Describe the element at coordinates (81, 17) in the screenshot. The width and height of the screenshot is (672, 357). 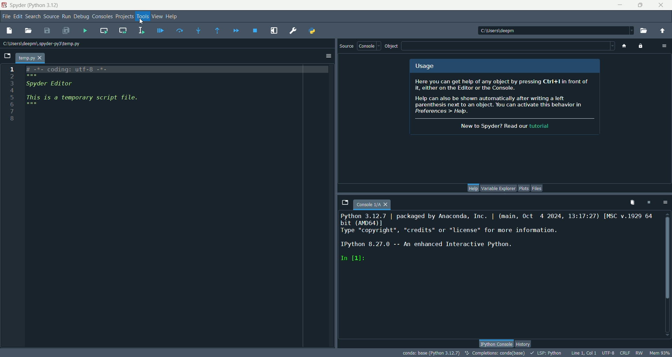
I see `debug` at that location.